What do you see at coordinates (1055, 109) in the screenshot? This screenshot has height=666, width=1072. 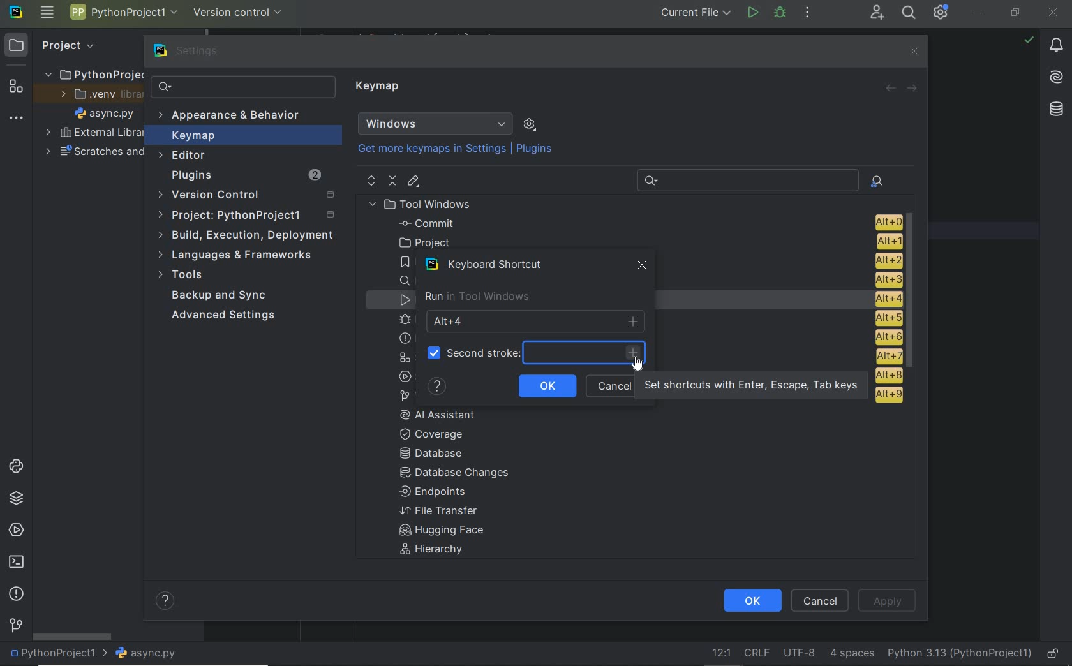 I see `database` at bounding box center [1055, 109].